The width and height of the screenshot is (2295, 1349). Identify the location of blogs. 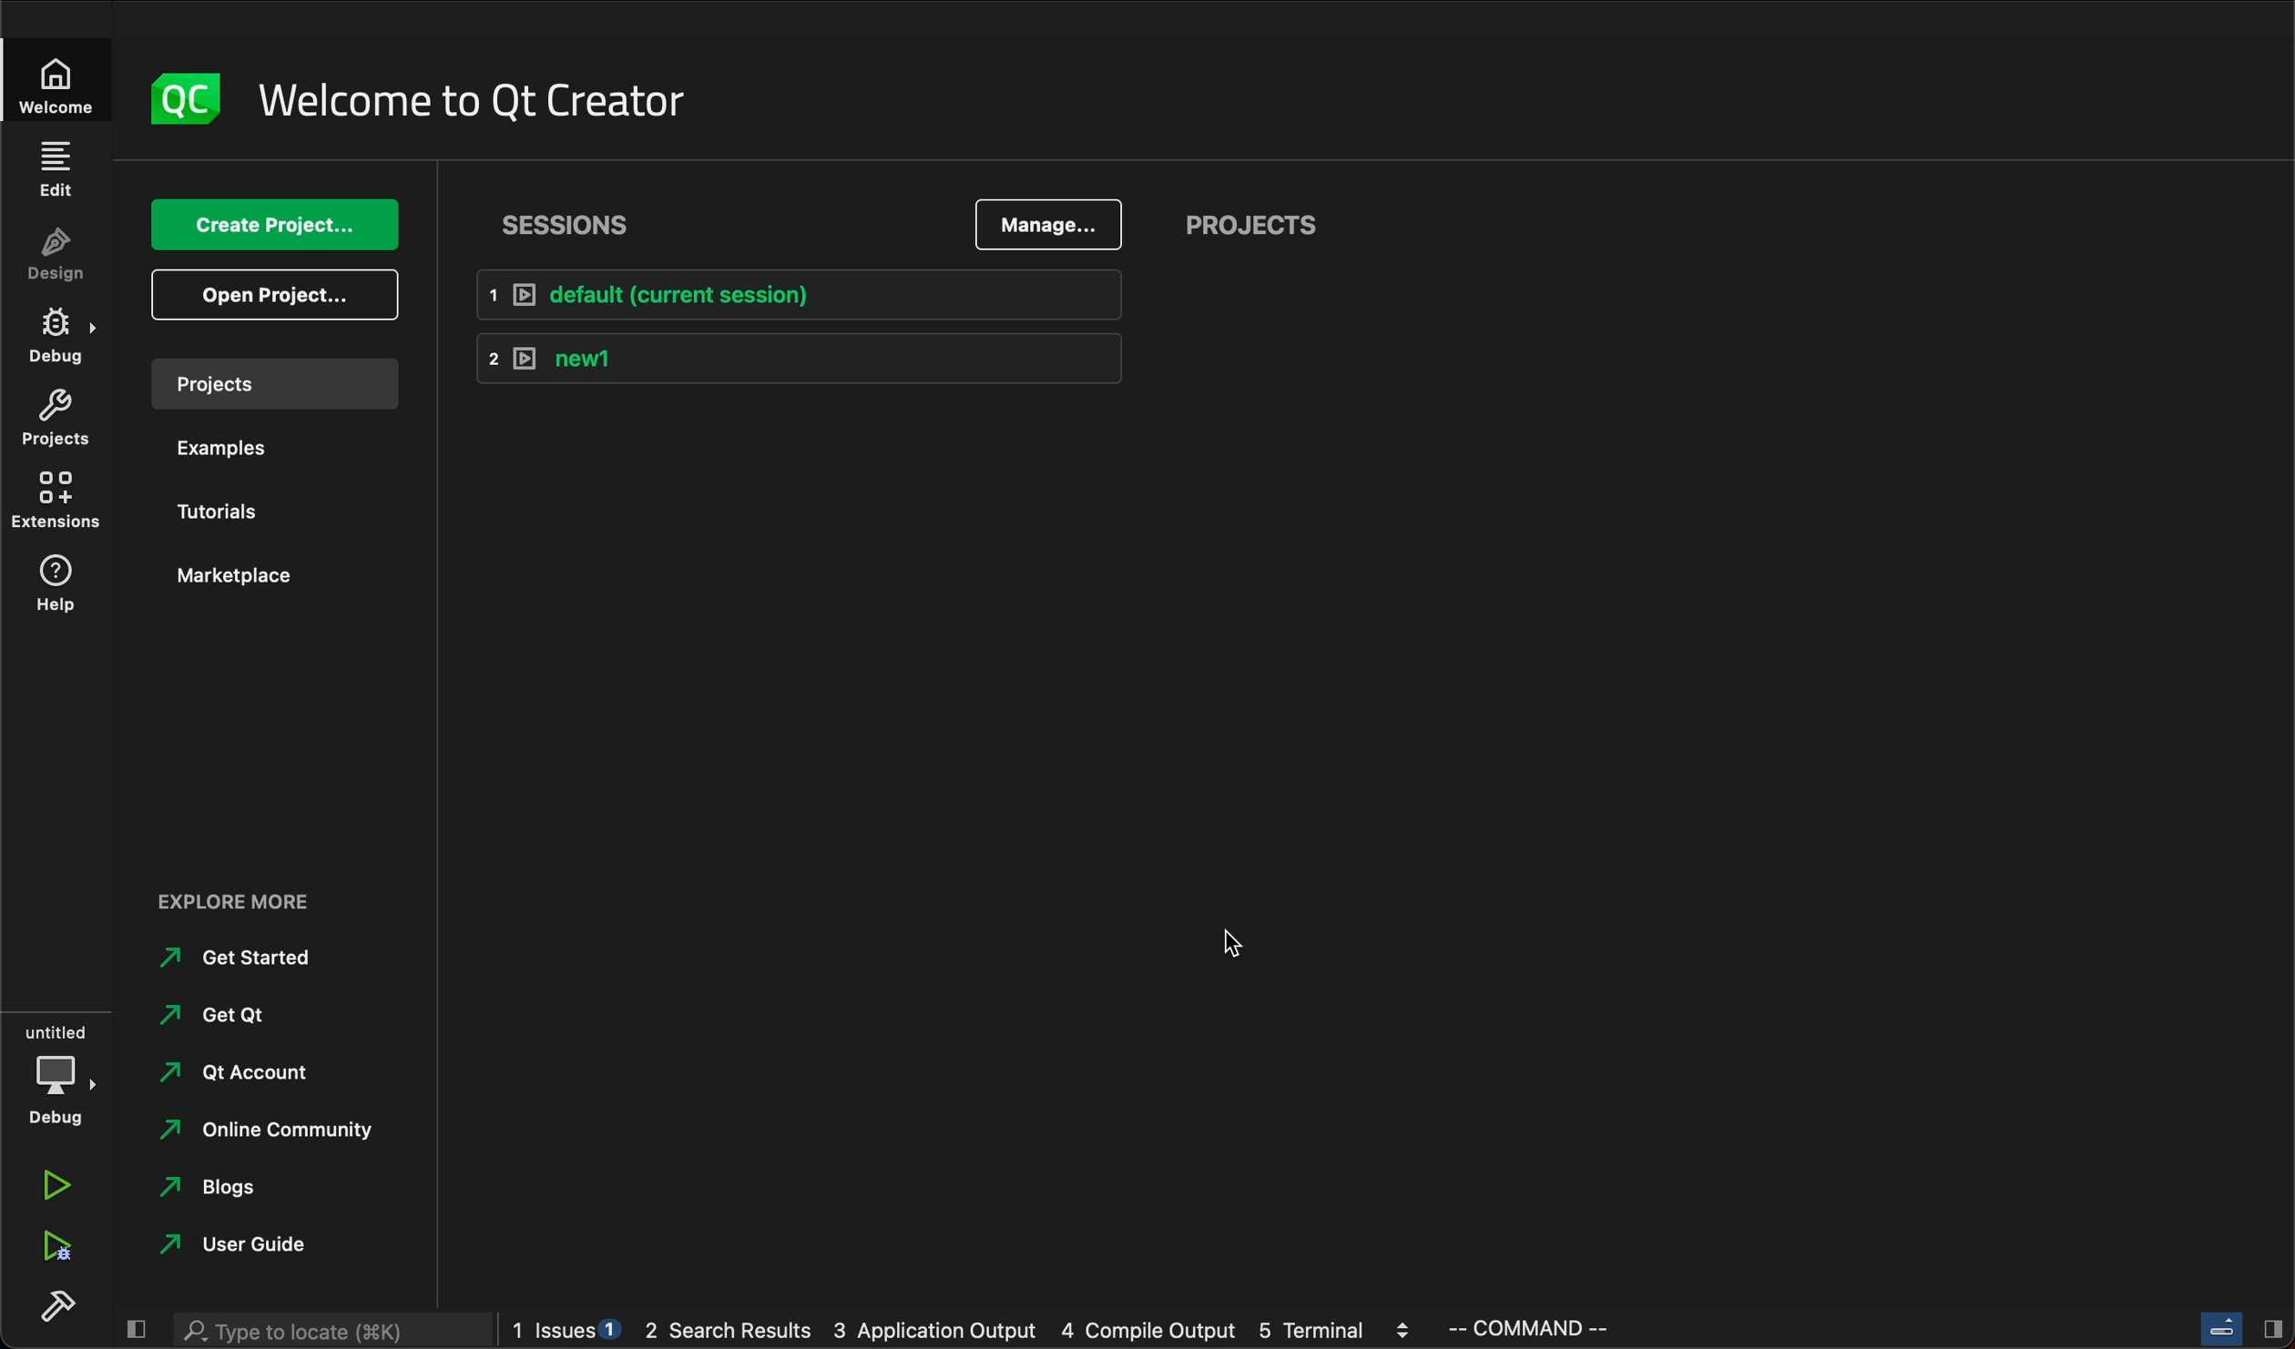
(227, 1185).